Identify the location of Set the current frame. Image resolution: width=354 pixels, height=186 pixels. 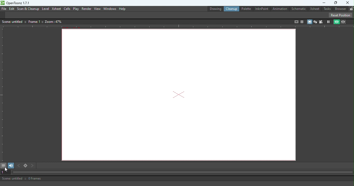
(5, 172).